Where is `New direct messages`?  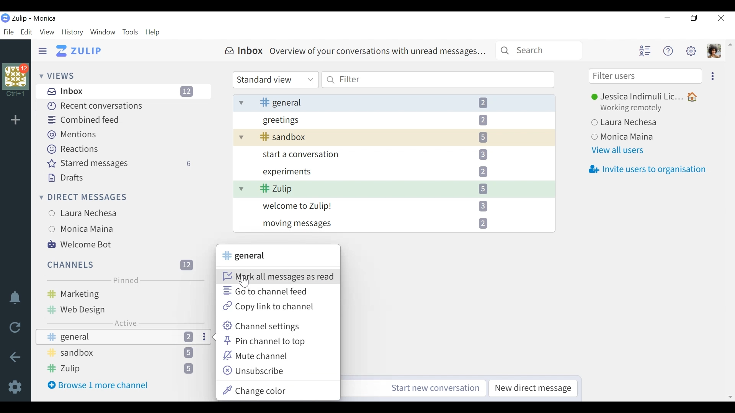
New direct messages is located at coordinates (531, 389).